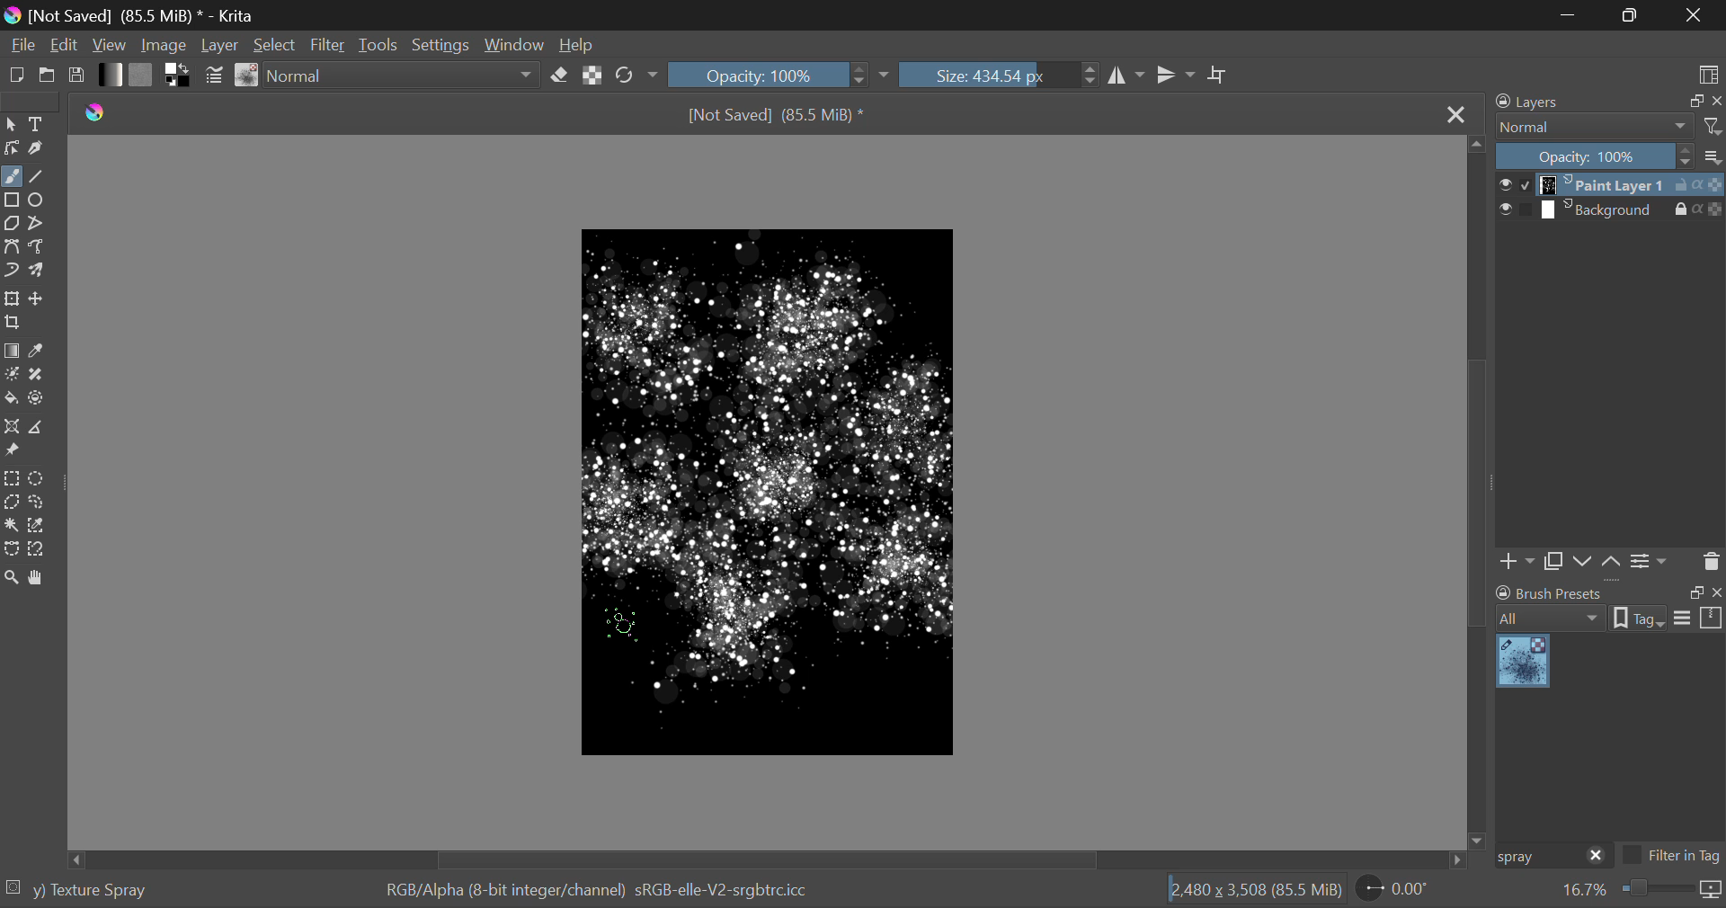 The image size is (1726, 908). What do you see at coordinates (37, 400) in the screenshot?
I see `Enclose and Fill` at bounding box center [37, 400].